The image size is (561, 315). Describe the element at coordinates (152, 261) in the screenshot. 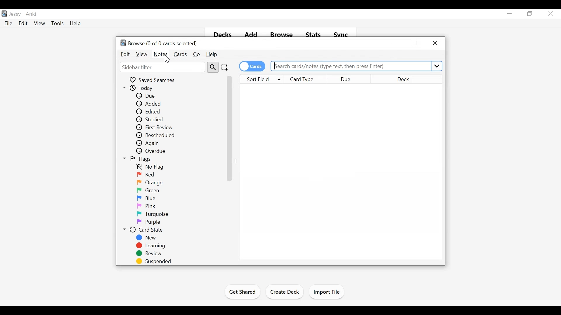

I see `Suspended` at that location.